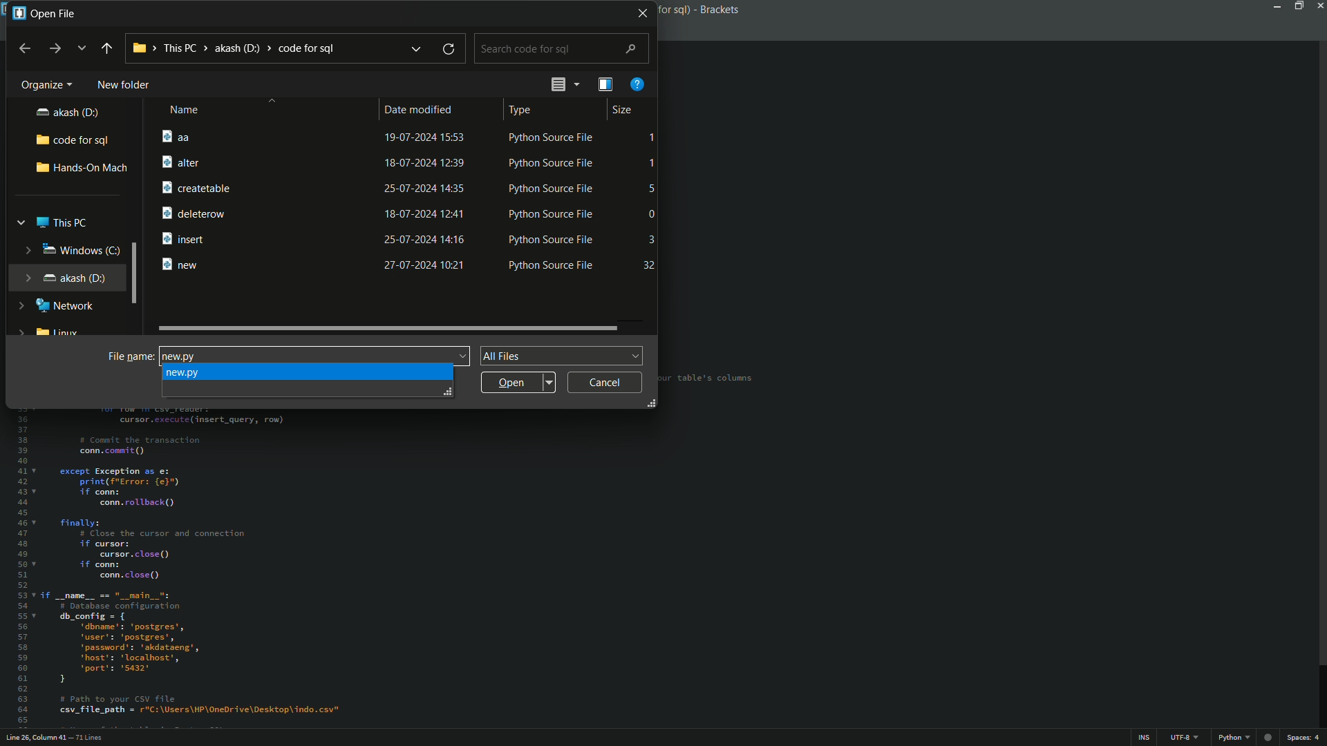 This screenshot has height=746, width=1327. I want to click on show the preview pane, so click(604, 84).